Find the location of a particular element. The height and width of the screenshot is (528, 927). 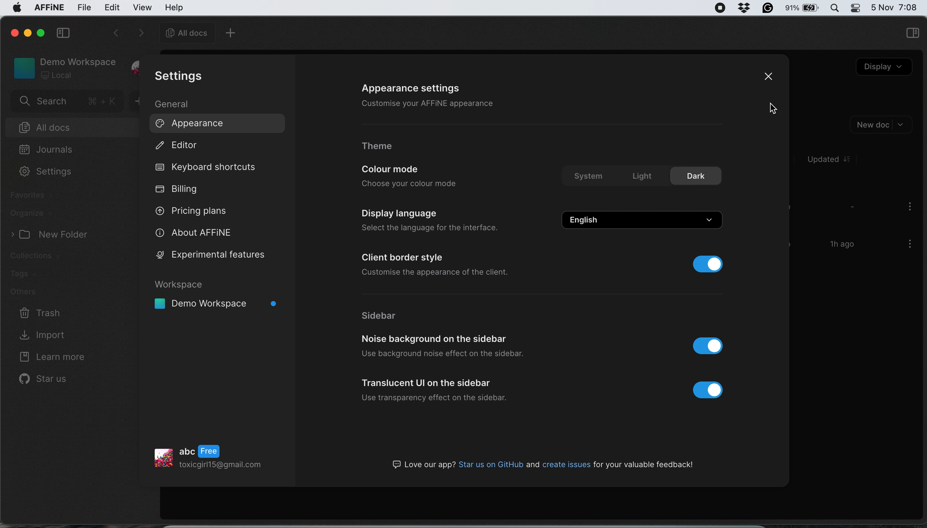

others is located at coordinates (29, 292).